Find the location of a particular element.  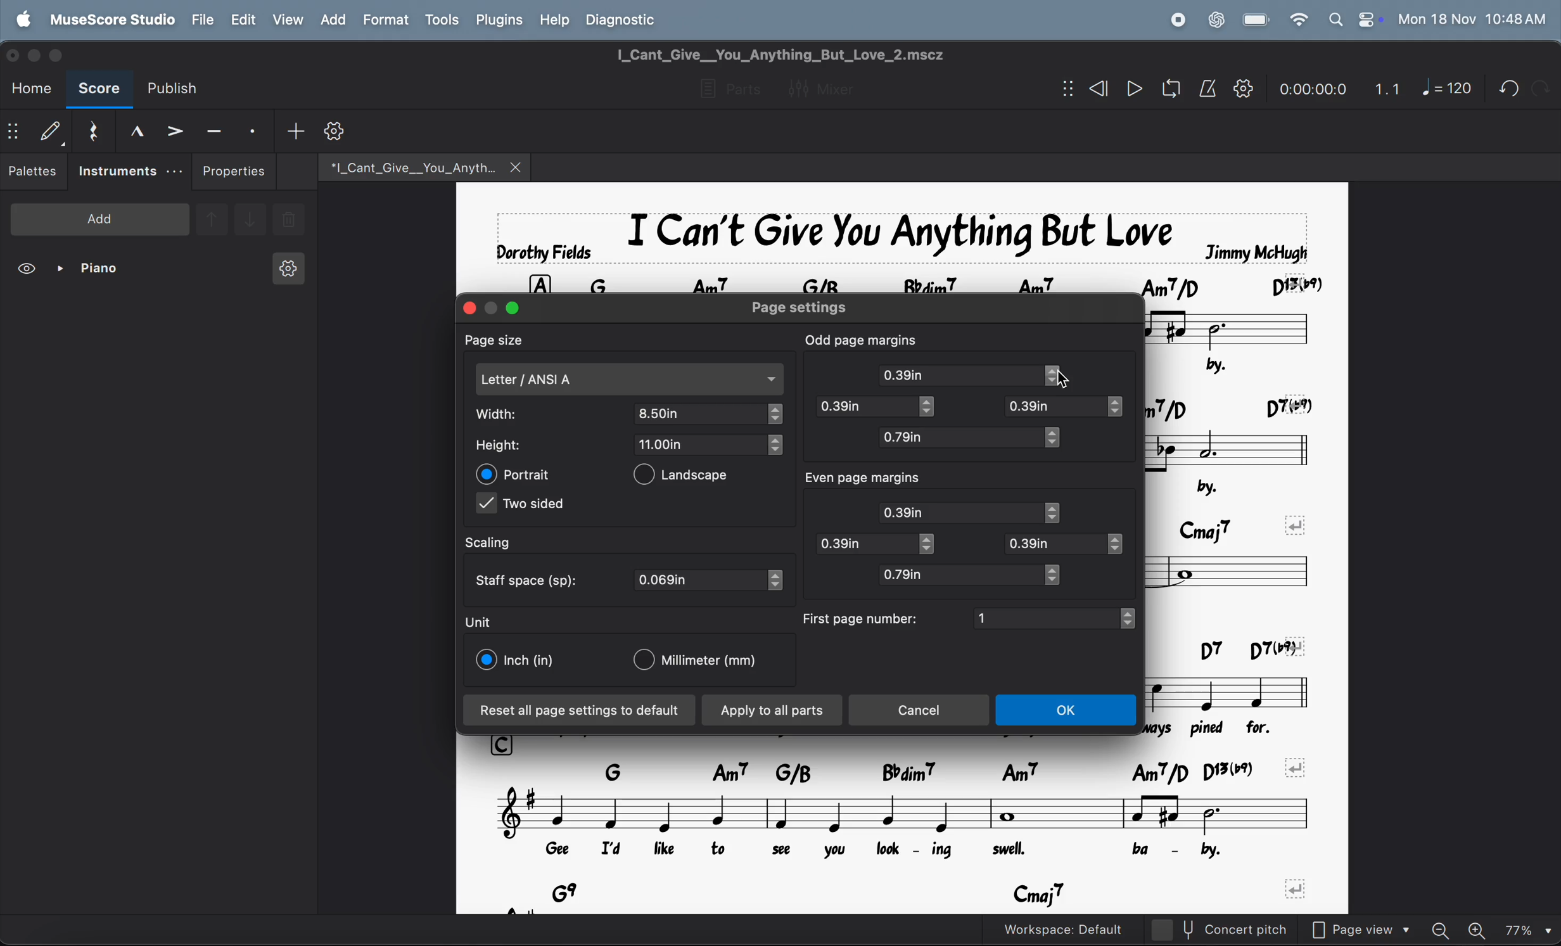

8.50 in is located at coordinates (701, 413).